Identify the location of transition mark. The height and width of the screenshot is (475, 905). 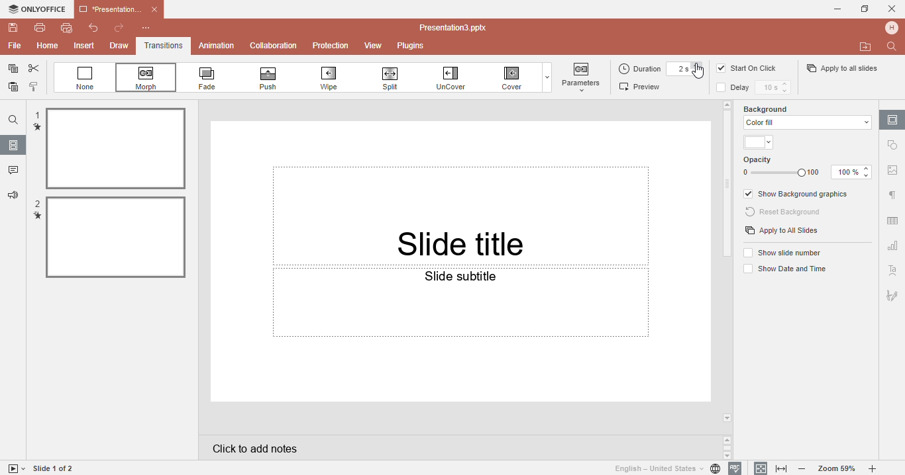
(37, 127).